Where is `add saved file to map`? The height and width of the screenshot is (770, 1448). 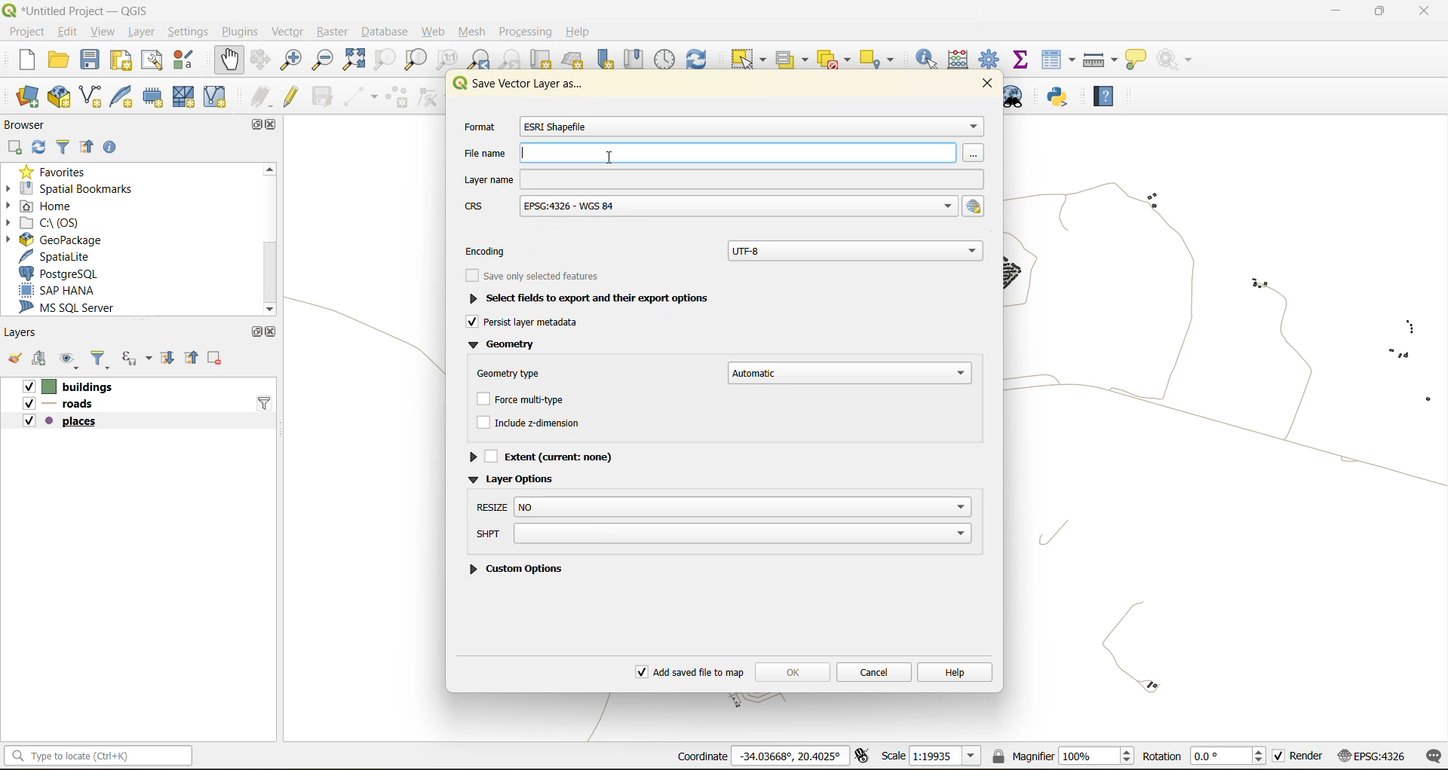 add saved file to map is located at coordinates (687, 669).